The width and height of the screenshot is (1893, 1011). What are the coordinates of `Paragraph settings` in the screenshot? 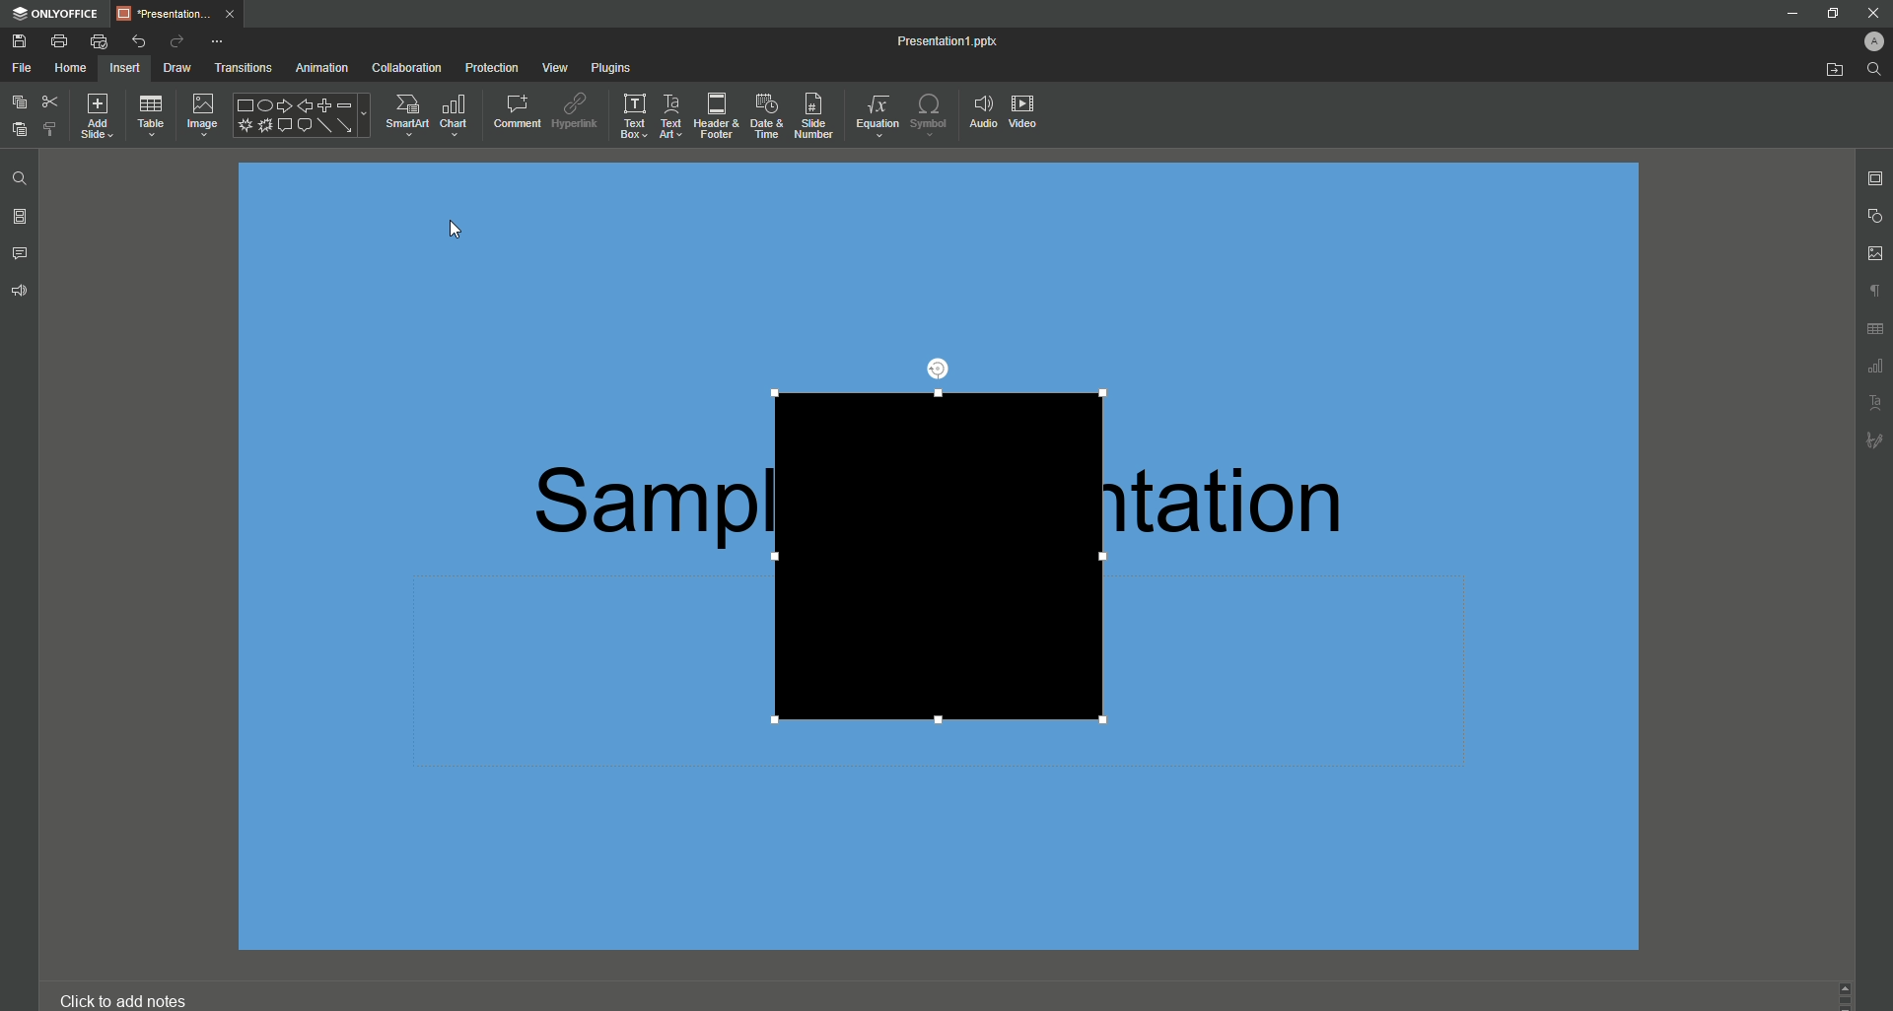 It's located at (1870, 289).